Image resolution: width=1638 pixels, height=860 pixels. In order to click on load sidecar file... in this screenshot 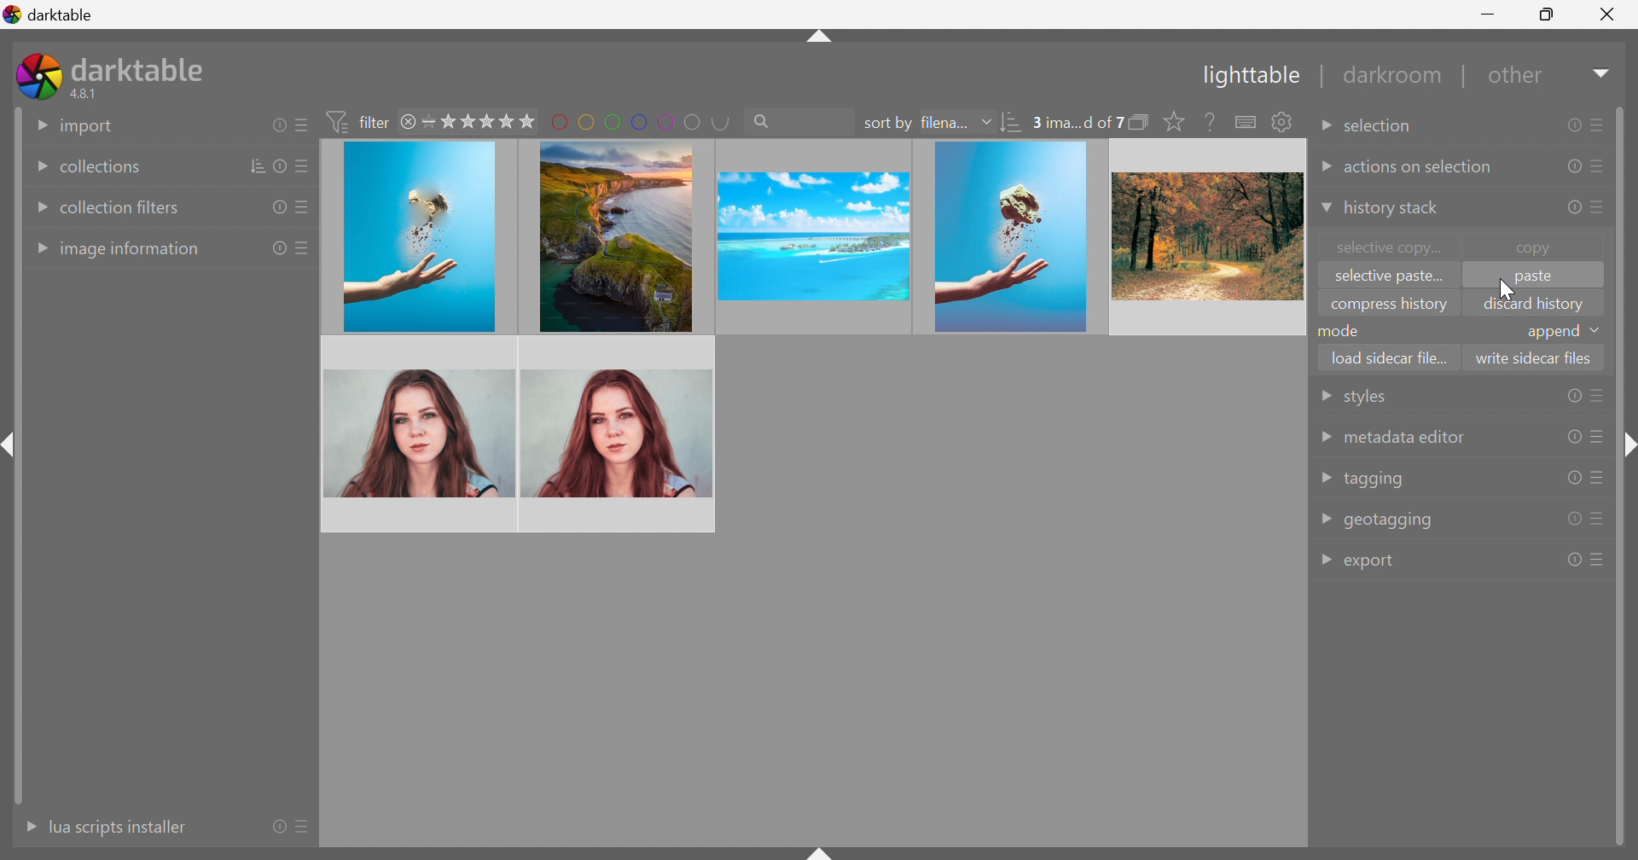, I will do `click(1391, 355)`.